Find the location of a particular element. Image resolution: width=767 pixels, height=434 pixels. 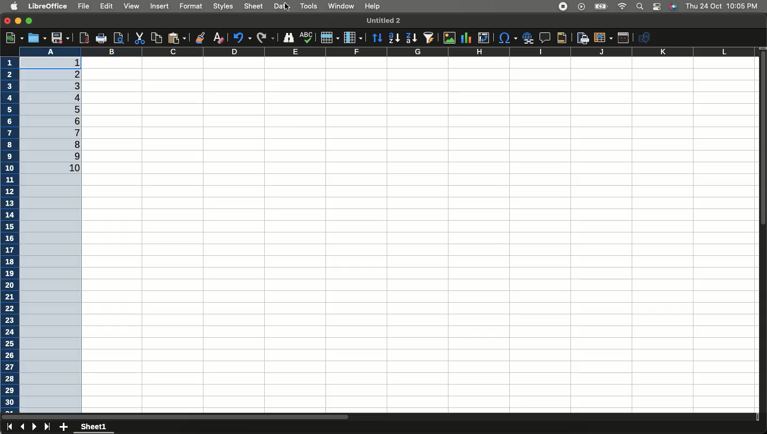

sheet1 is located at coordinates (95, 427).